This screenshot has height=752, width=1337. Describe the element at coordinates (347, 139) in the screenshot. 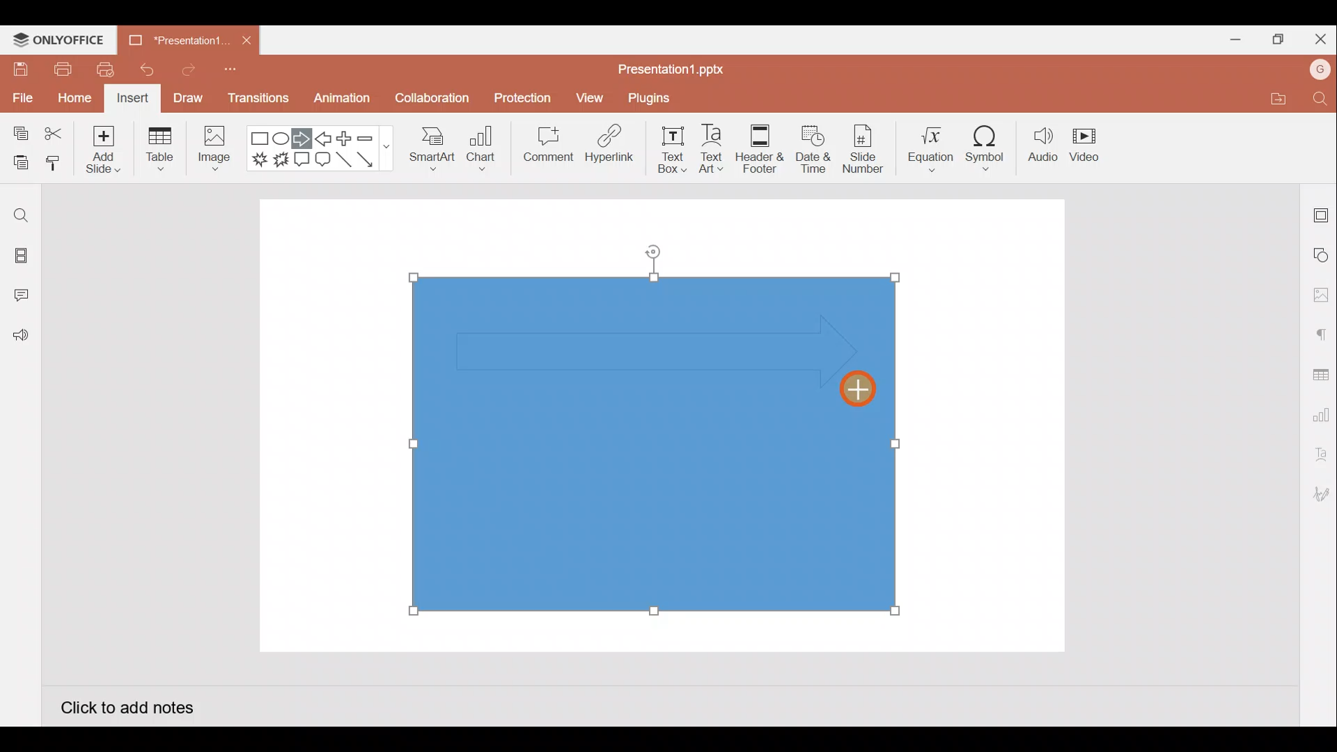

I see `Plus` at that location.